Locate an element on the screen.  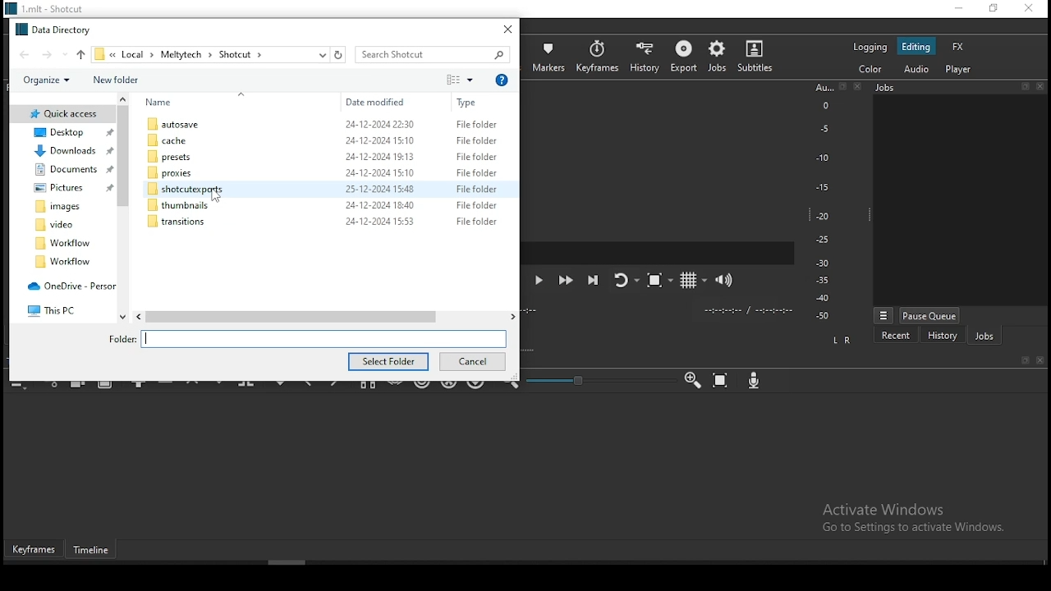
zoom timeline is located at coordinates (692, 380).